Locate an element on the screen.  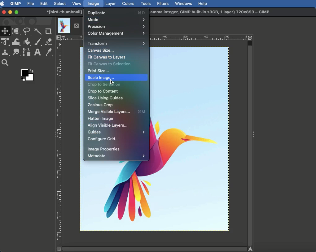
Scroll is located at coordinates (155, 249).